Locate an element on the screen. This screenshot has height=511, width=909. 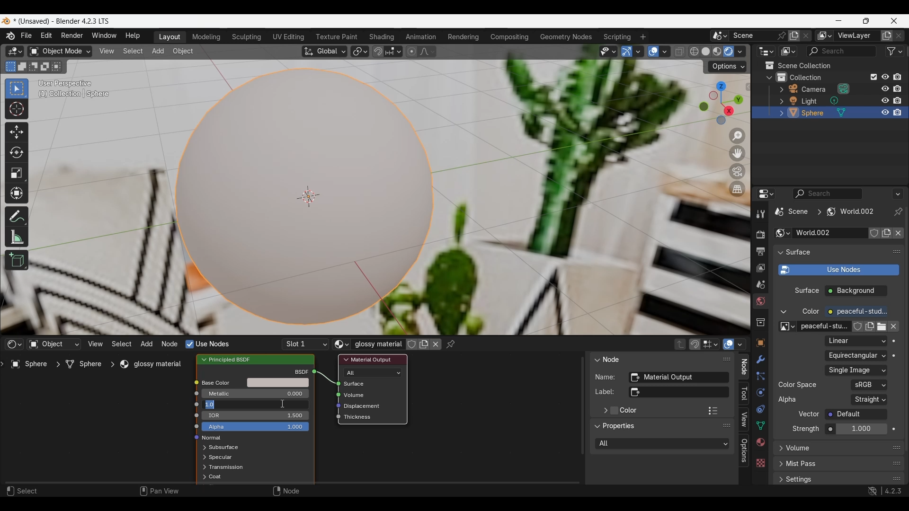
settings is located at coordinates (801, 480).